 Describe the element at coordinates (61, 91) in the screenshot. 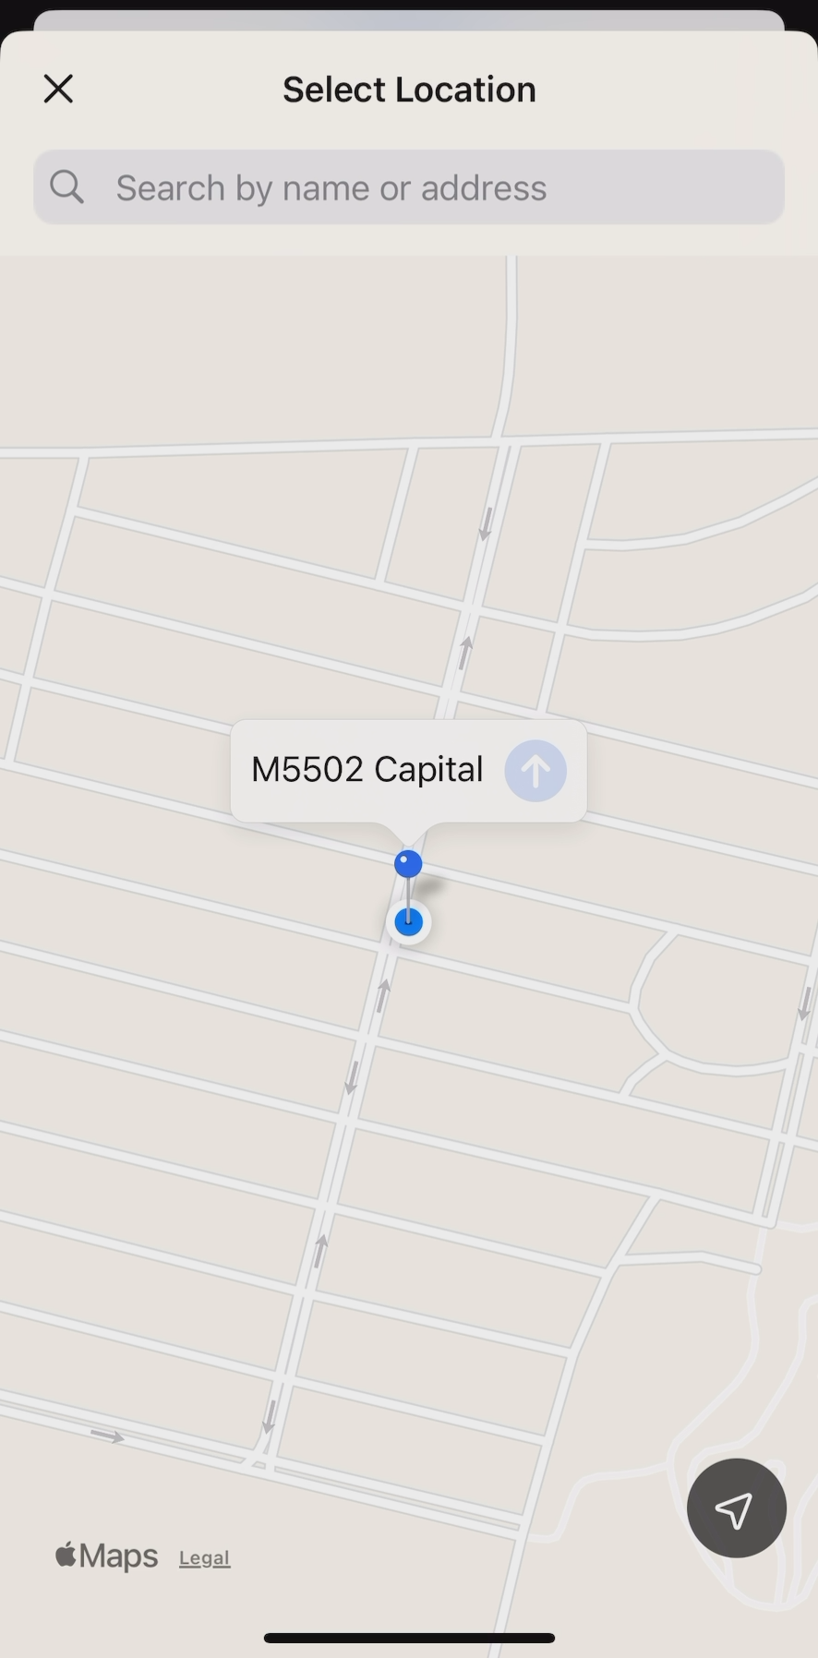

I see `map close` at that location.